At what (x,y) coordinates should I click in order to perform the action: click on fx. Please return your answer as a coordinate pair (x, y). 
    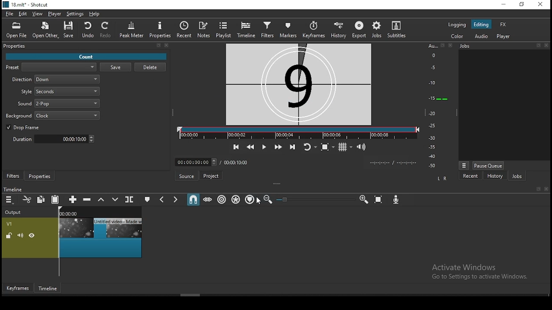
    Looking at the image, I should click on (503, 24).